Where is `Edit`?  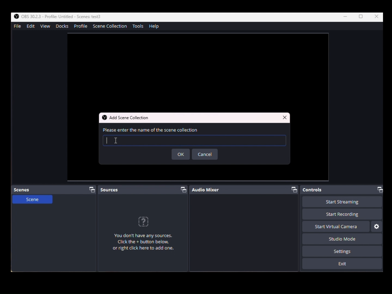
Edit is located at coordinates (30, 26).